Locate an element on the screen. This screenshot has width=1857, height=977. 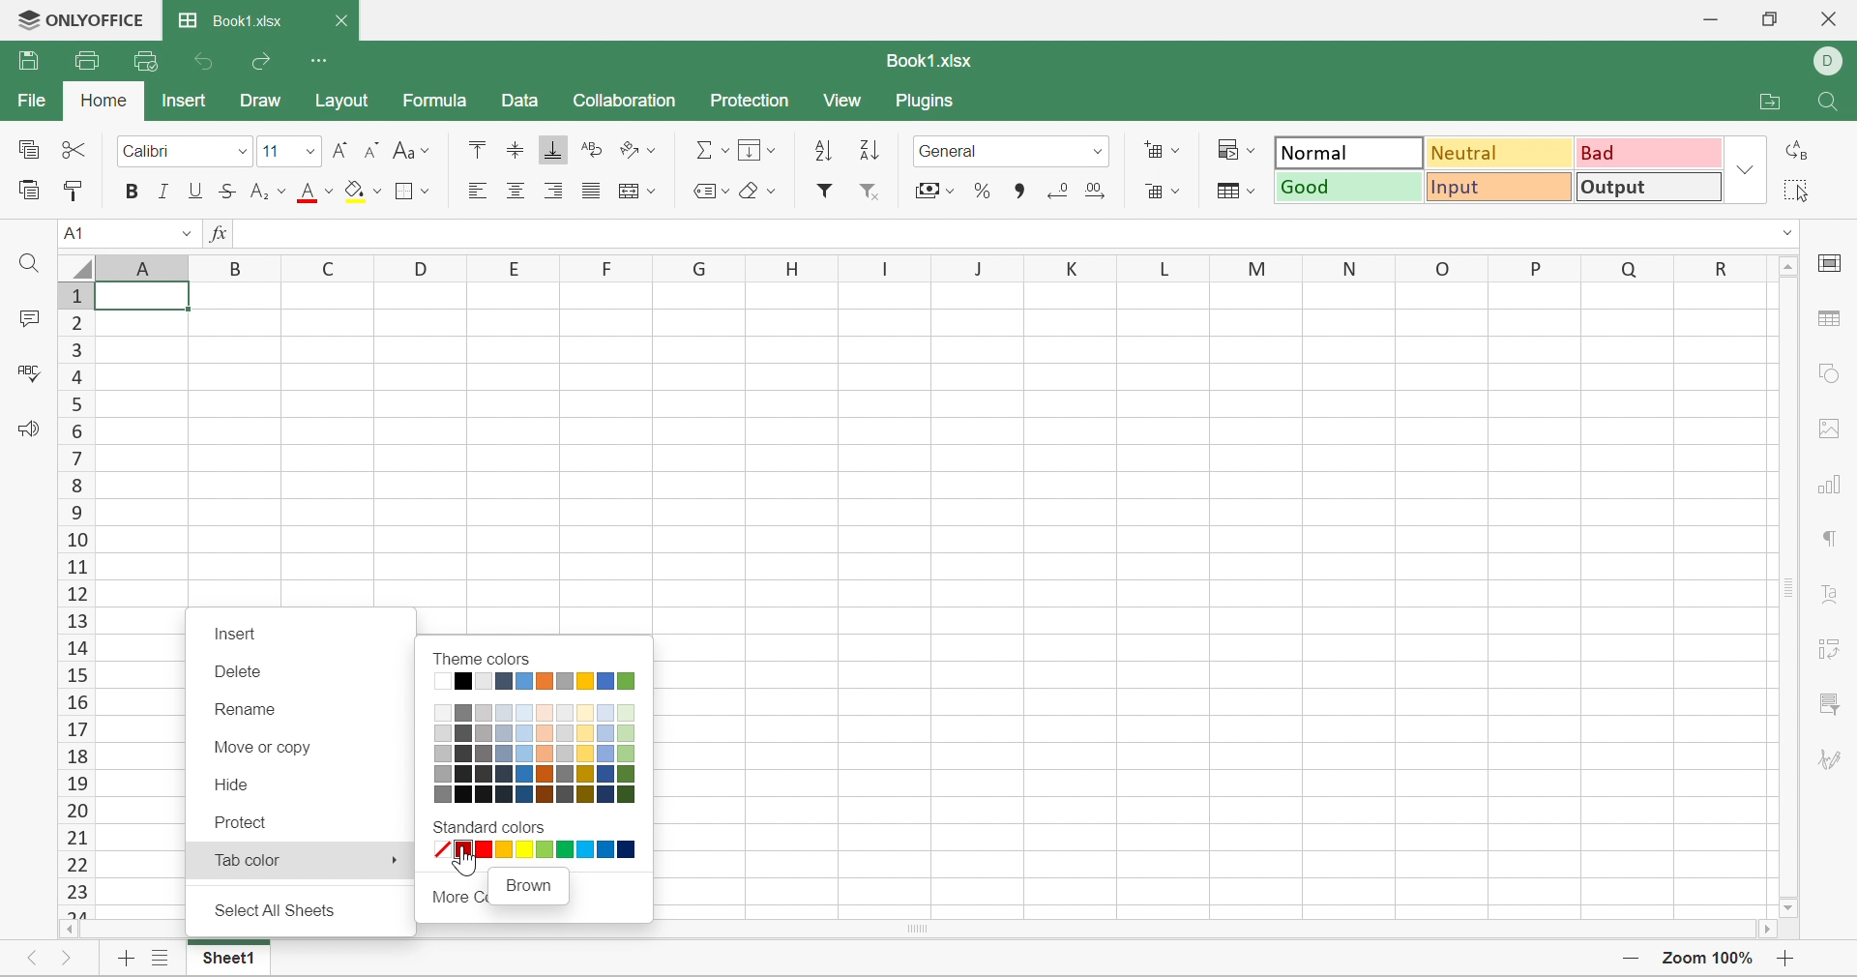
Align Middle is located at coordinates (517, 152).